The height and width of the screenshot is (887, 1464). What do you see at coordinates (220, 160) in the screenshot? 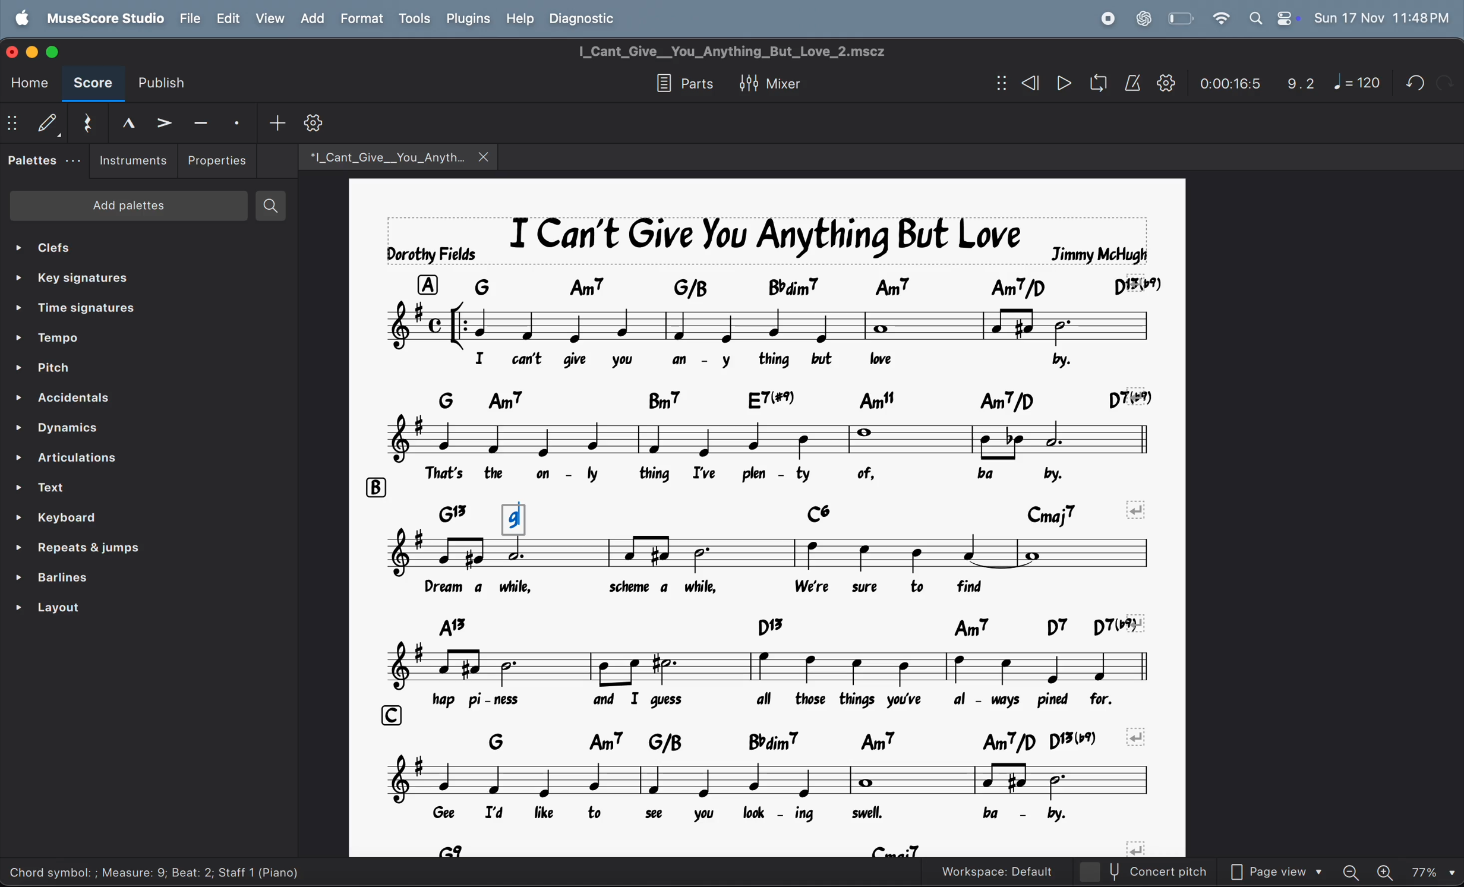
I see `properties` at bounding box center [220, 160].